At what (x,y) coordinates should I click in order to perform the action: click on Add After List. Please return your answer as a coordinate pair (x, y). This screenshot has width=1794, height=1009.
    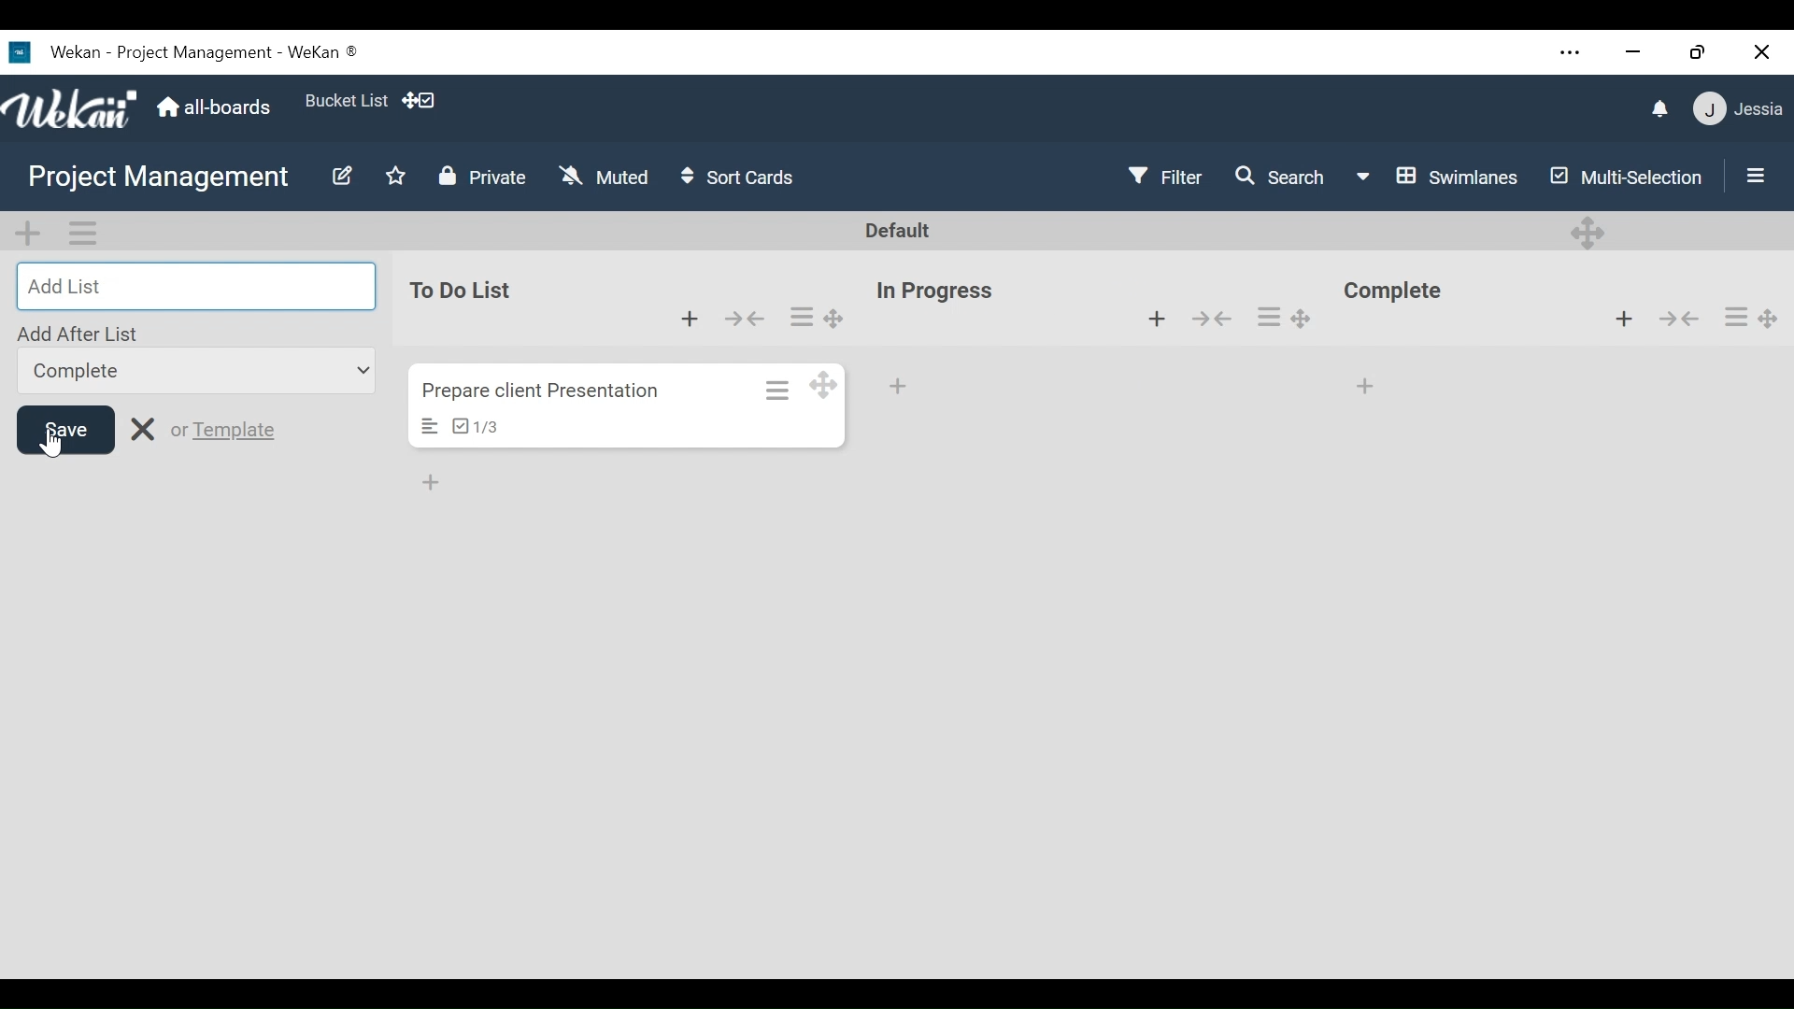
    Looking at the image, I should click on (82, 331).